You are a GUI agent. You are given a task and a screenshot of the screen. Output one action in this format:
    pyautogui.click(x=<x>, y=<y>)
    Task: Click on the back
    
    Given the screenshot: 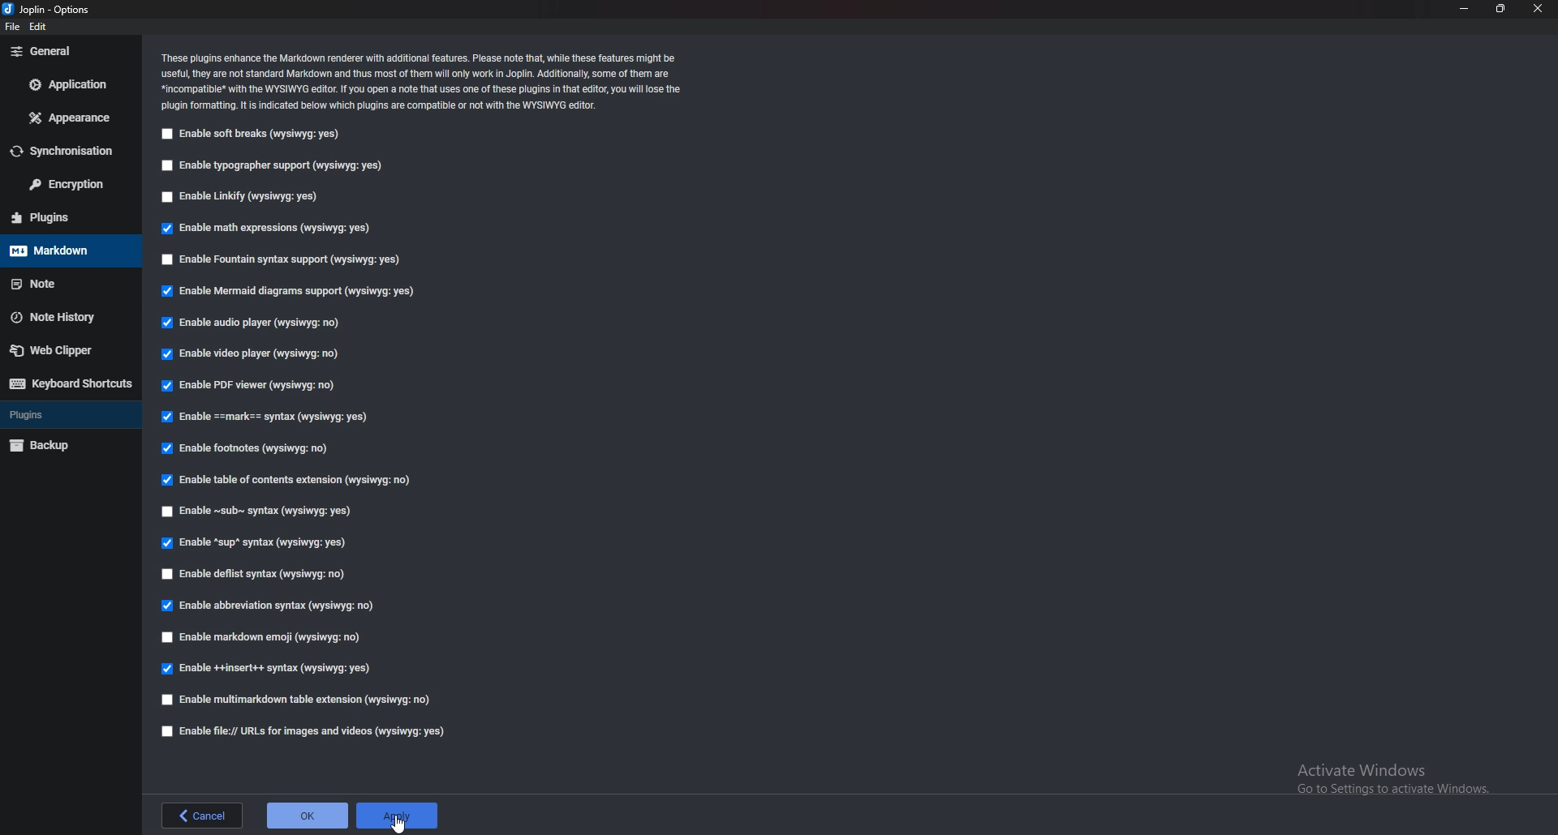 What is the action you would take?
    pyautogui.click(x=201, y=813)
    